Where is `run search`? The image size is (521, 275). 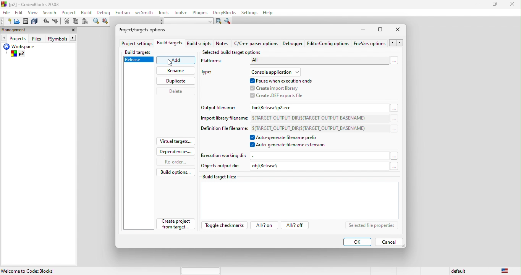
run search is located at coordinates (218, 21).